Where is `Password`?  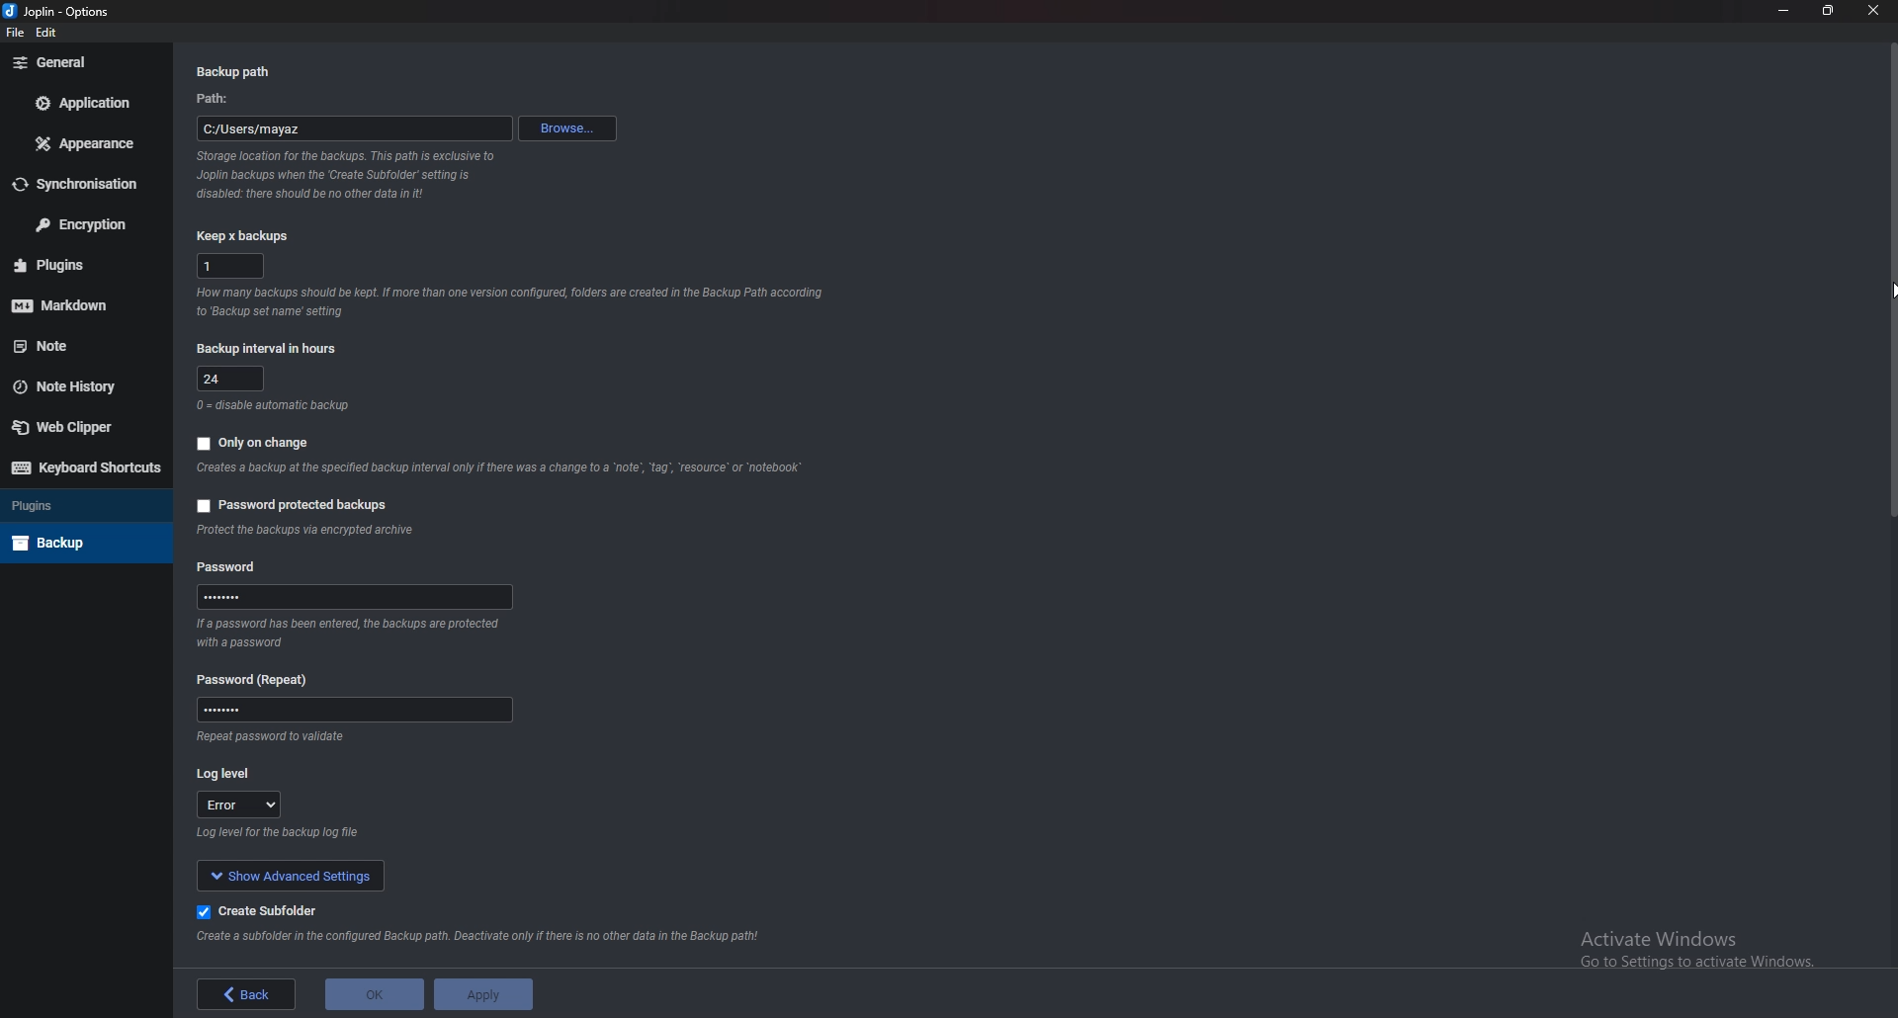 Password is located at coordinates (233, 568).